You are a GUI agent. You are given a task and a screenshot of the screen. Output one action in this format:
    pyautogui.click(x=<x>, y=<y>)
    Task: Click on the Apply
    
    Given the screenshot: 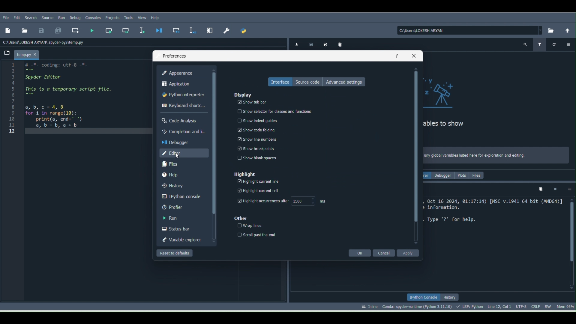 What is the action you would take?
    pyautogui.click(x=407, y=252)
    